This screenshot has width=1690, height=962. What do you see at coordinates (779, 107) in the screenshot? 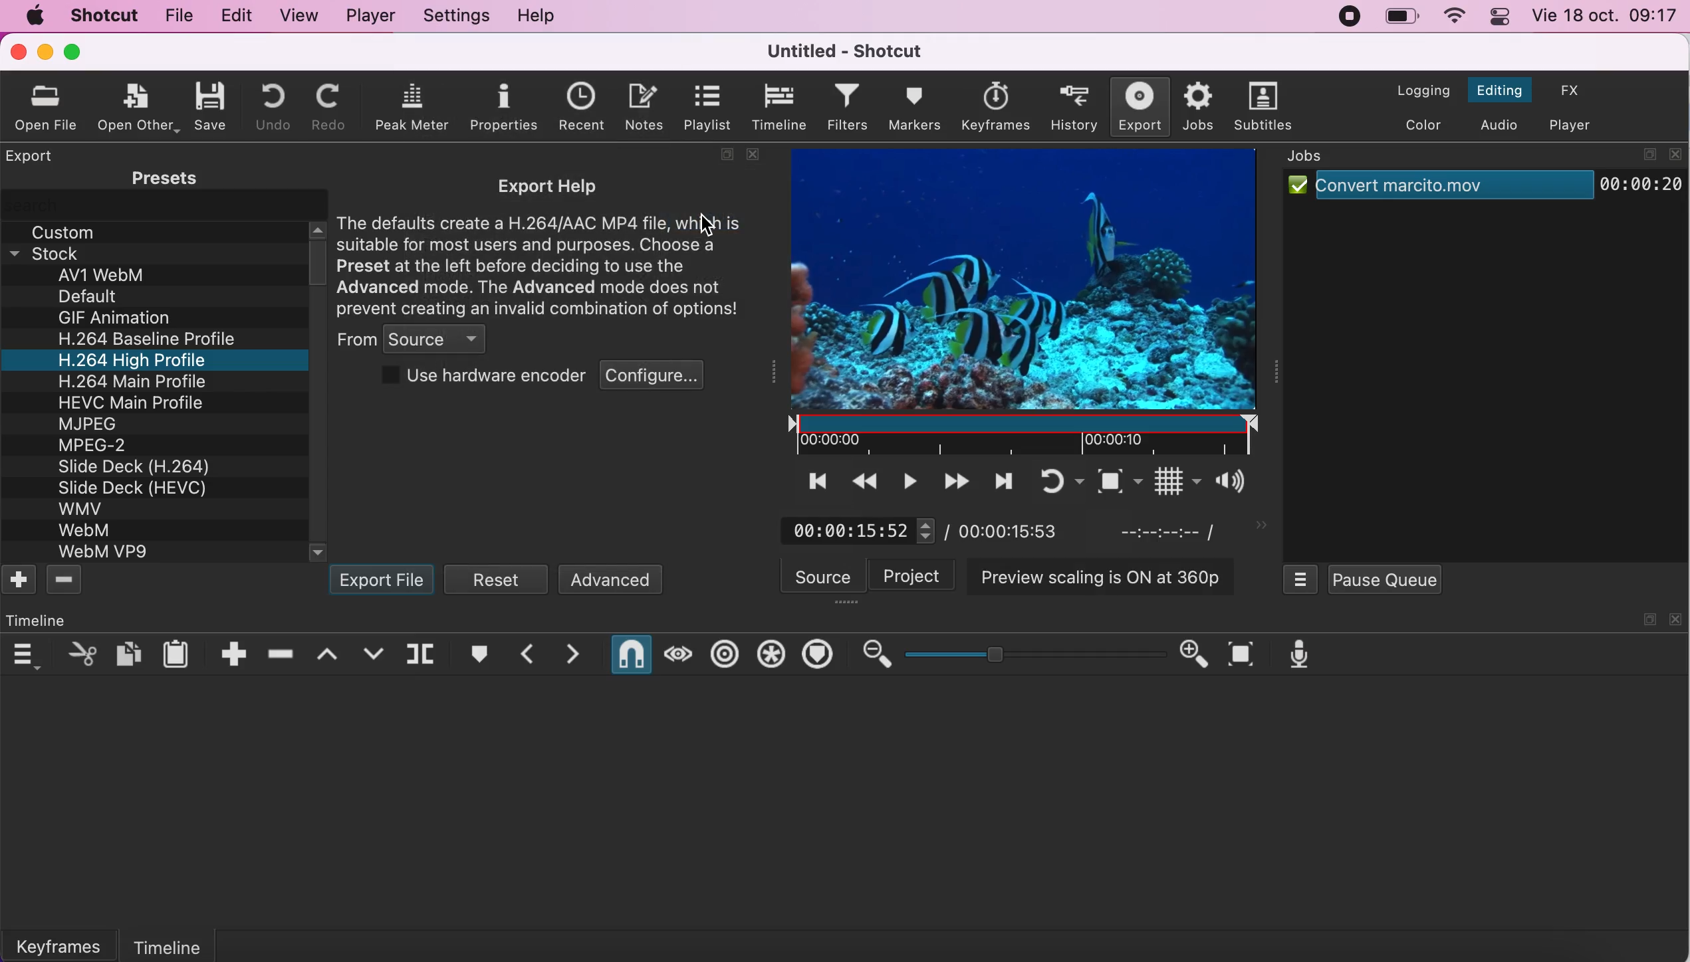
I see `timeline` at bounding box center [779, 107].